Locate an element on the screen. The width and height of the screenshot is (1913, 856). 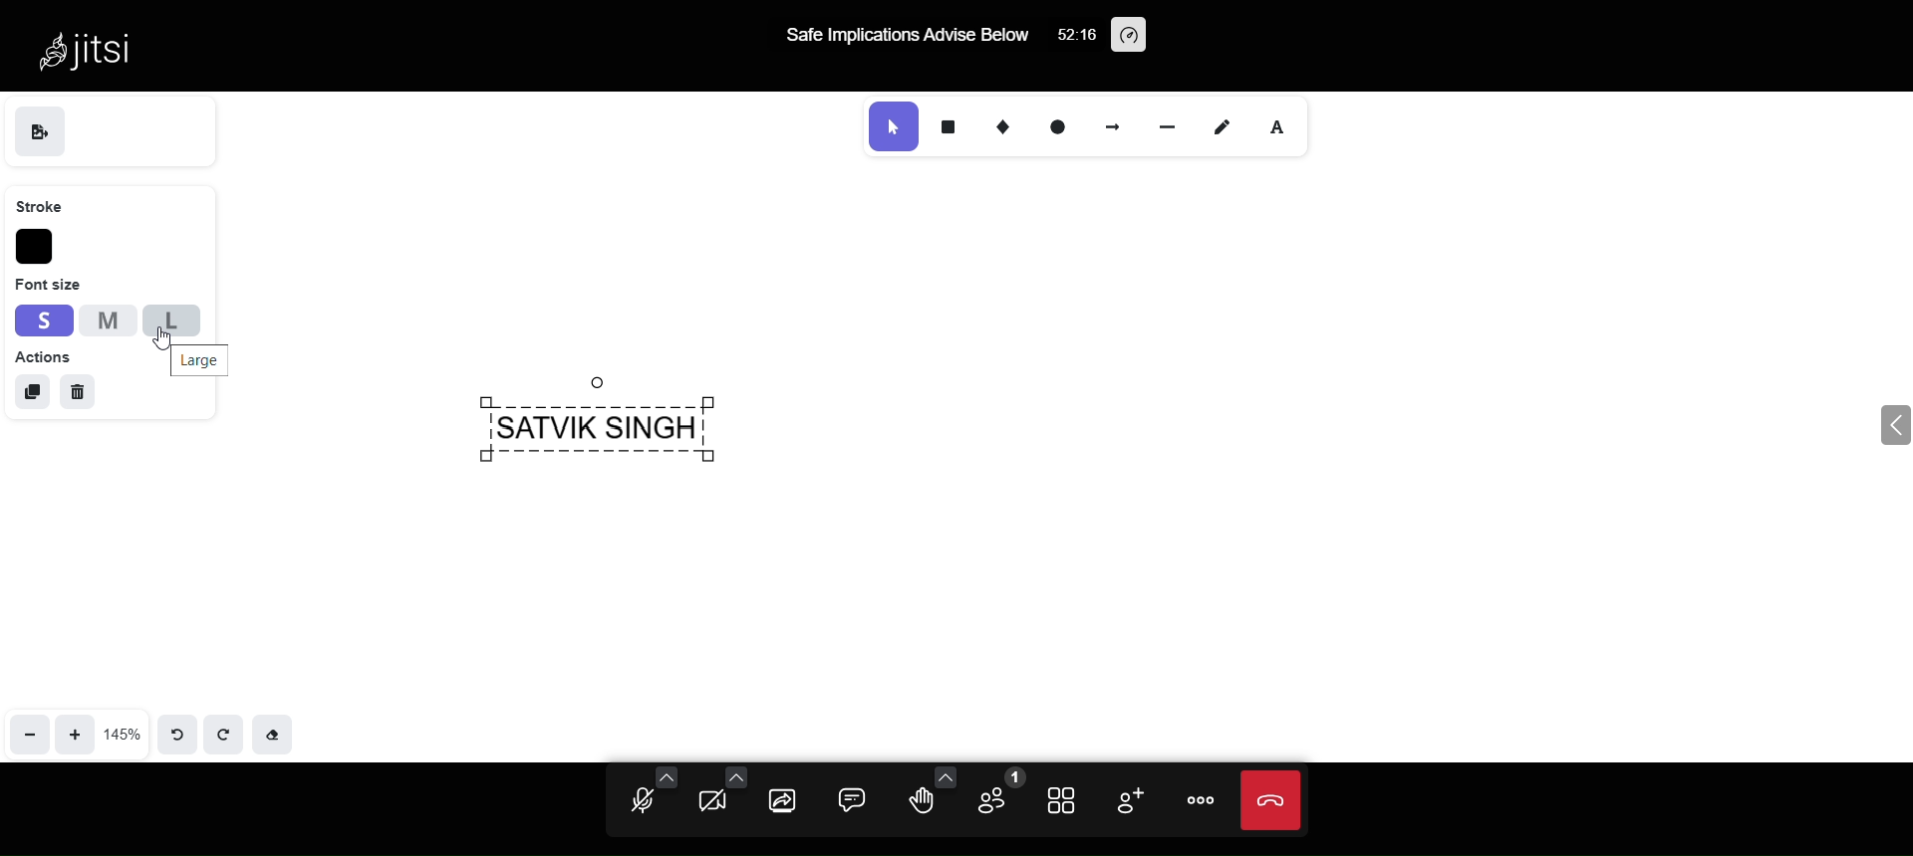
font is located at coordinates (1289, 127).